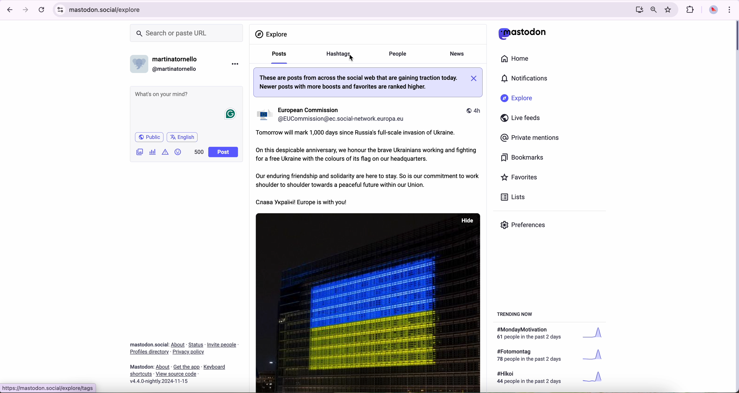 Image resolution: width=739 pixels, height=393 pixels. I want to click on home, so click(516, 58).